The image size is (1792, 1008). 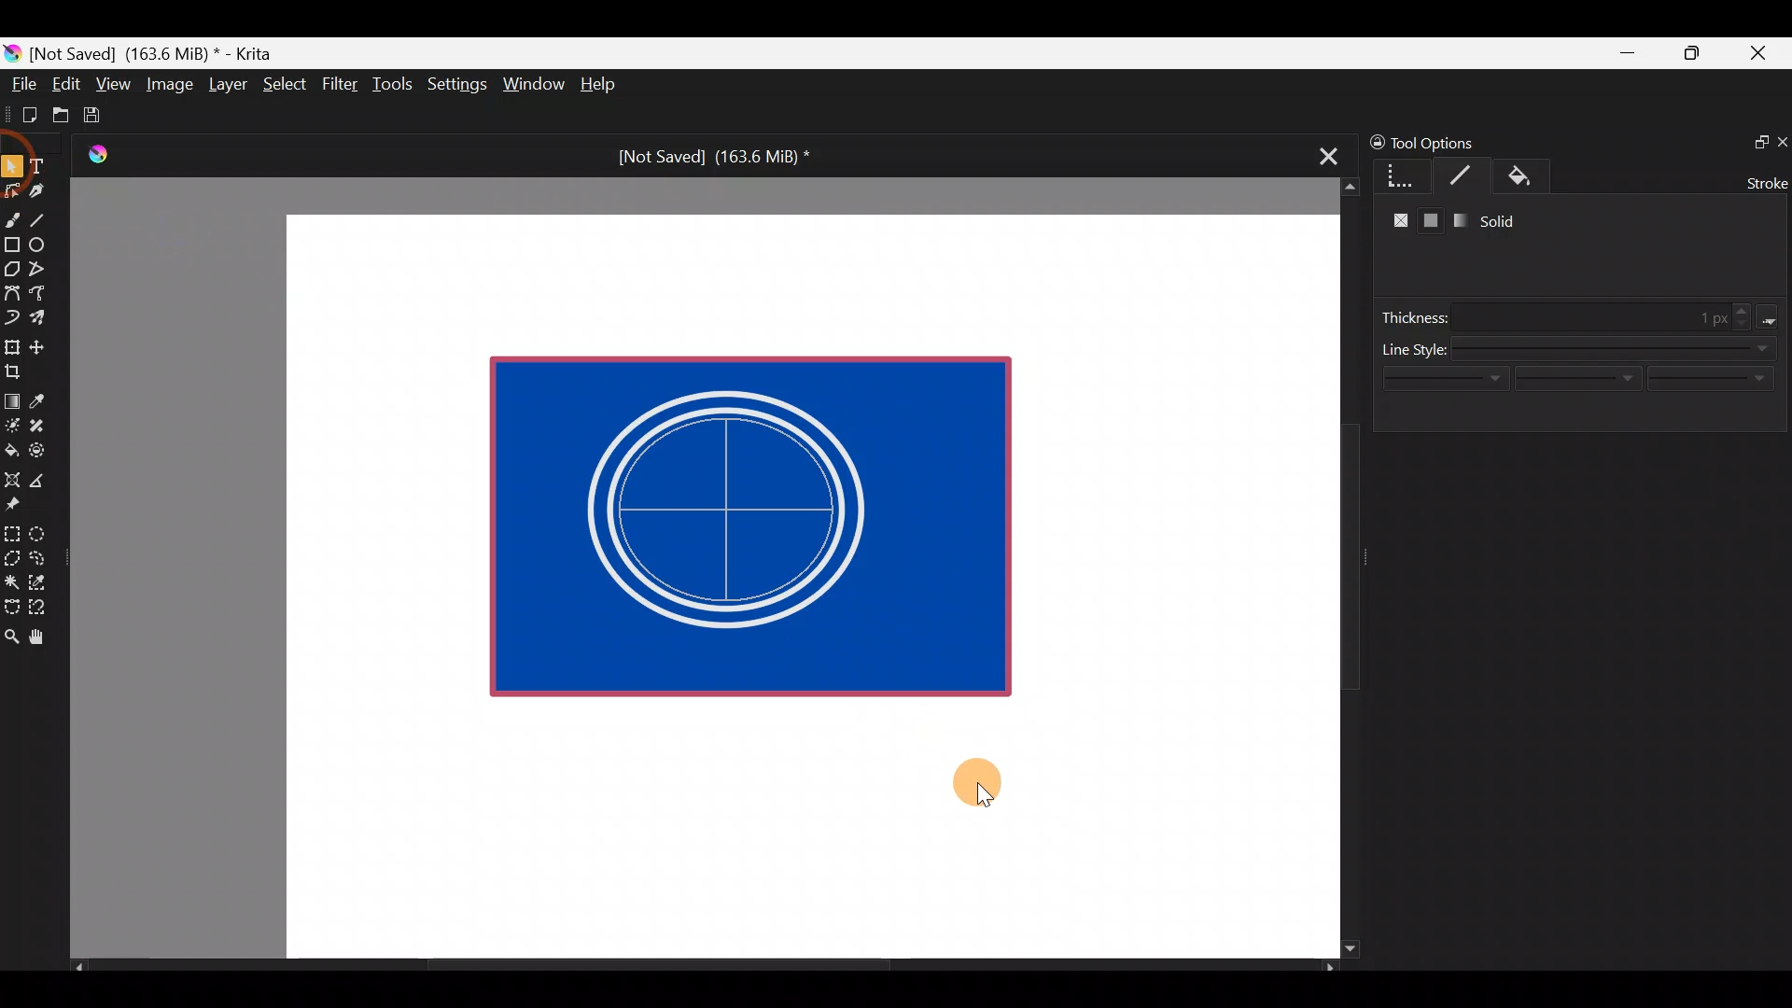 I want to click on [Not Saved] (163.6 MiB) *, so click(x=707, y=157).